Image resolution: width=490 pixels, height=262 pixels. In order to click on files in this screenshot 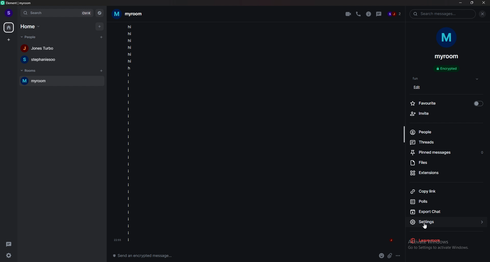, I will do `click(446, 163)`.